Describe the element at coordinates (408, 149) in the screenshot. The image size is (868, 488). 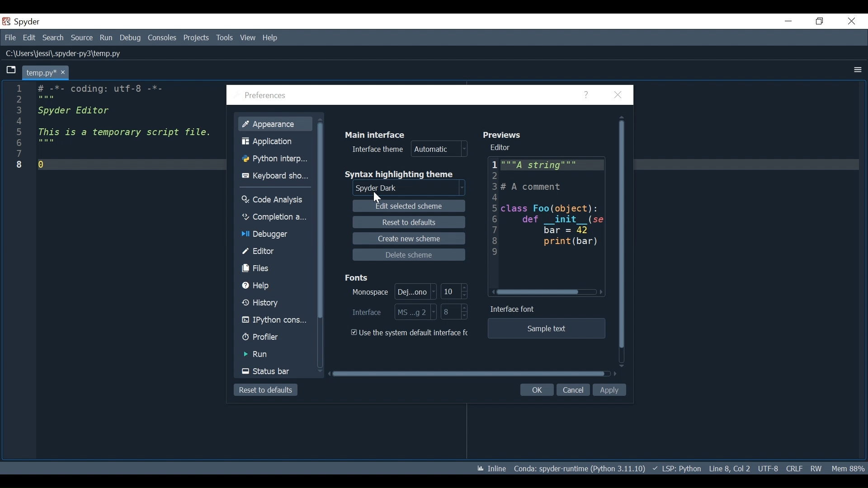
I see `Interface theme` at that location.